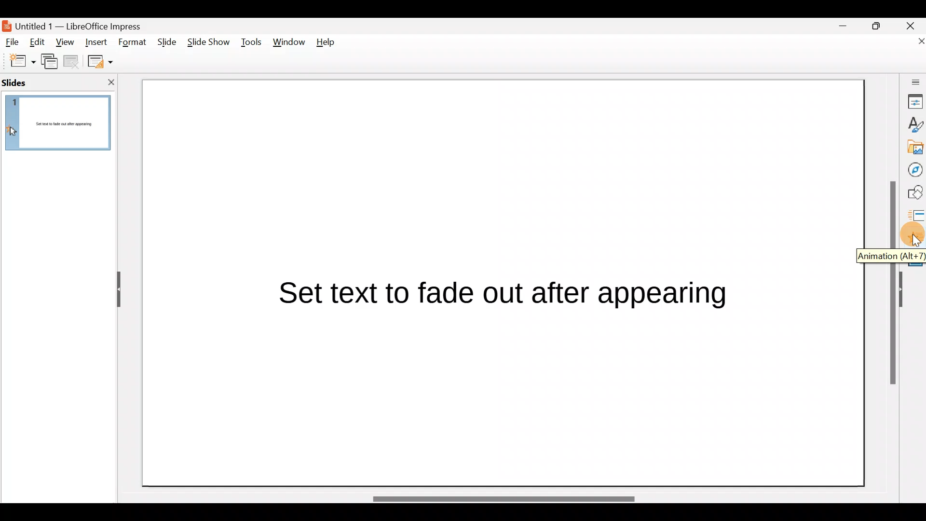 The width and height of the screenshot is (926, 521). Describe the element at coordinates (515, 493) in the screenshot. I see `Scroll bar` at that location.